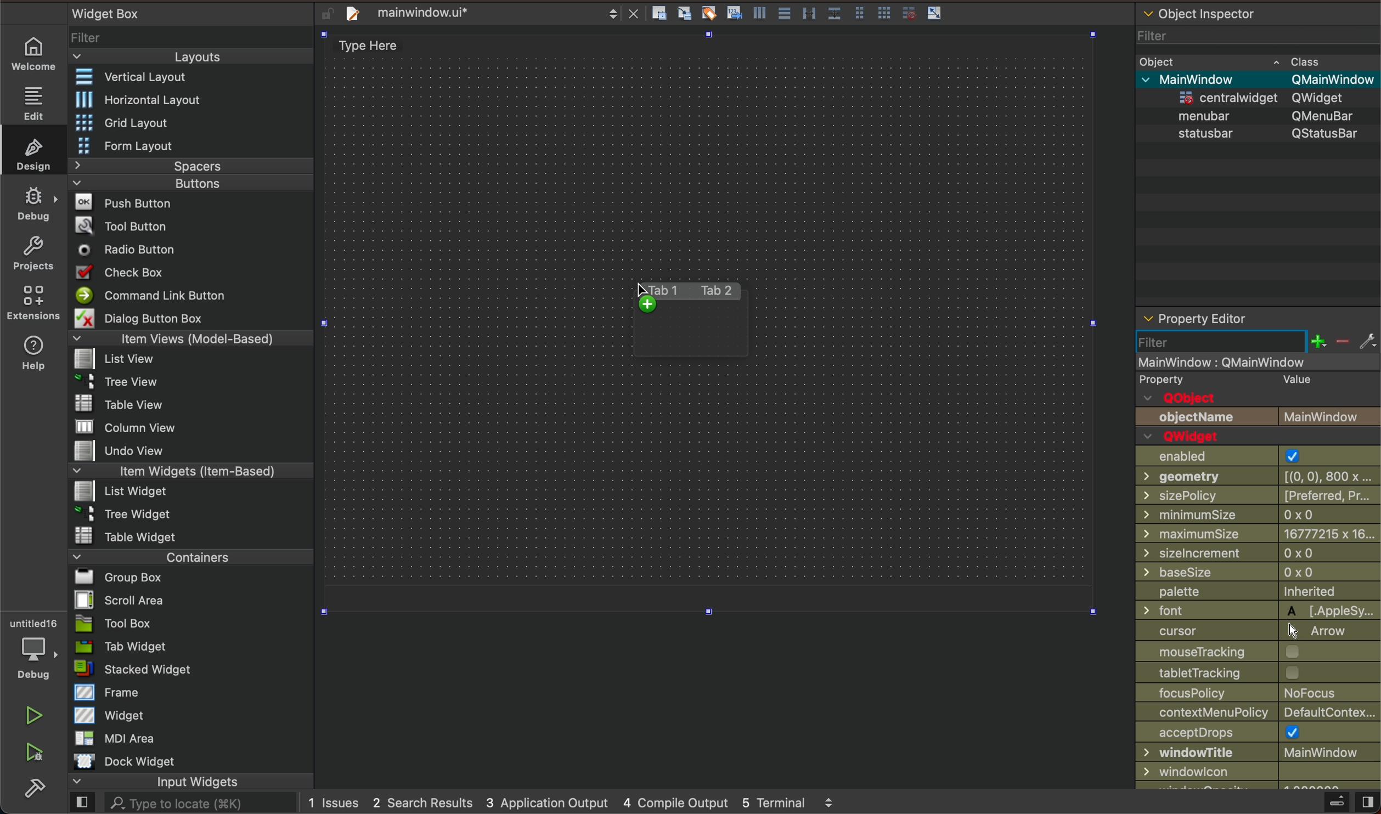 The height and width of the screenshot is (814, 1381). I want to click on , so click(1261, 772).